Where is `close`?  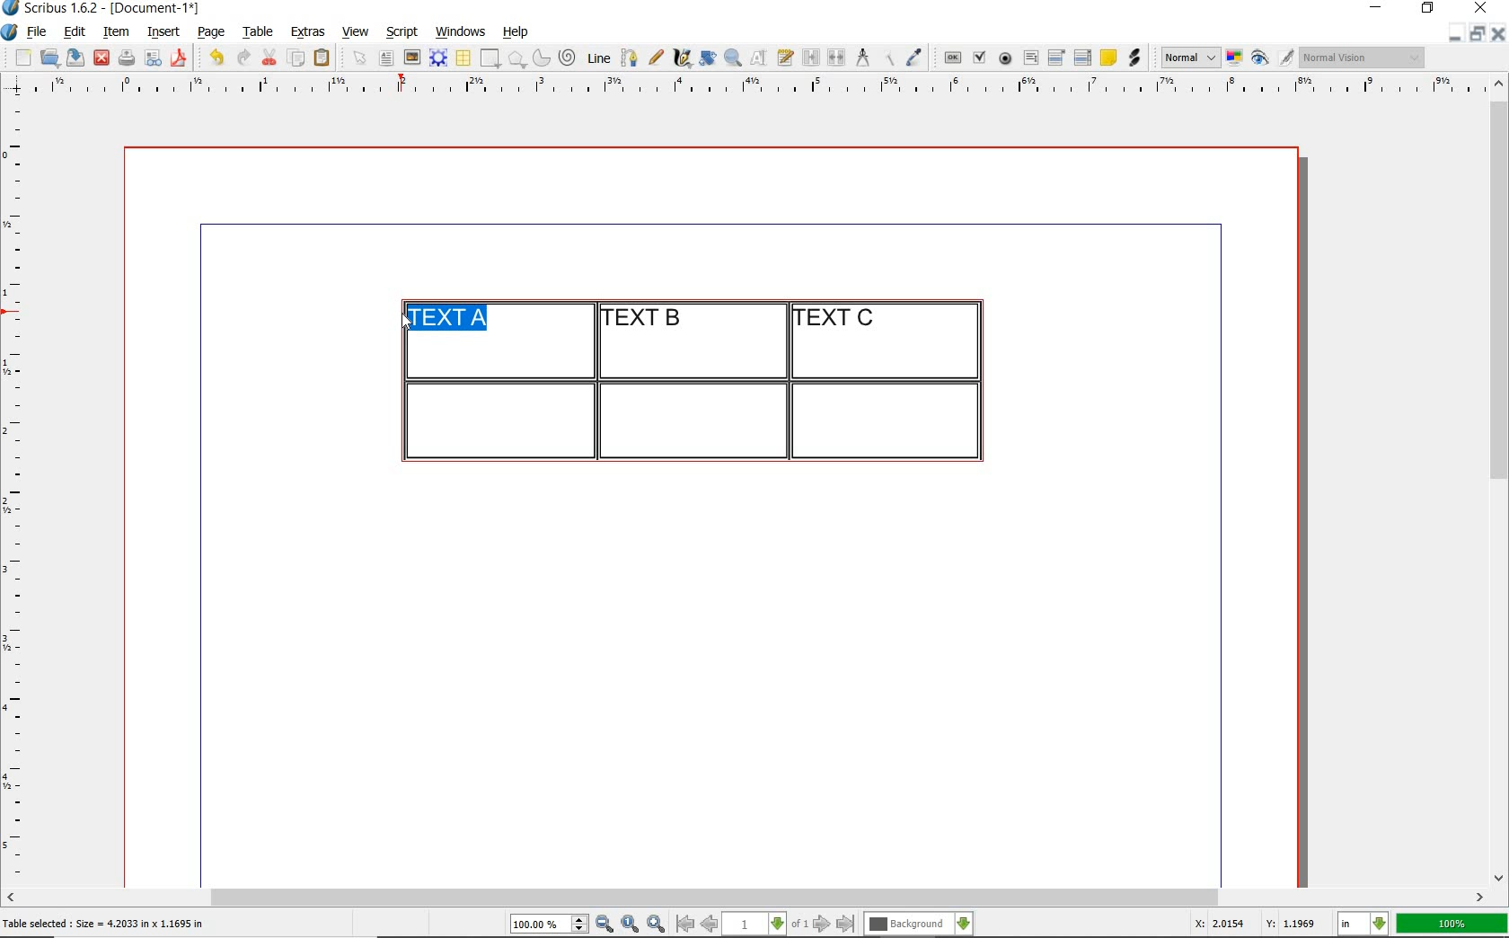
close is located at coordinates (1484, 7).